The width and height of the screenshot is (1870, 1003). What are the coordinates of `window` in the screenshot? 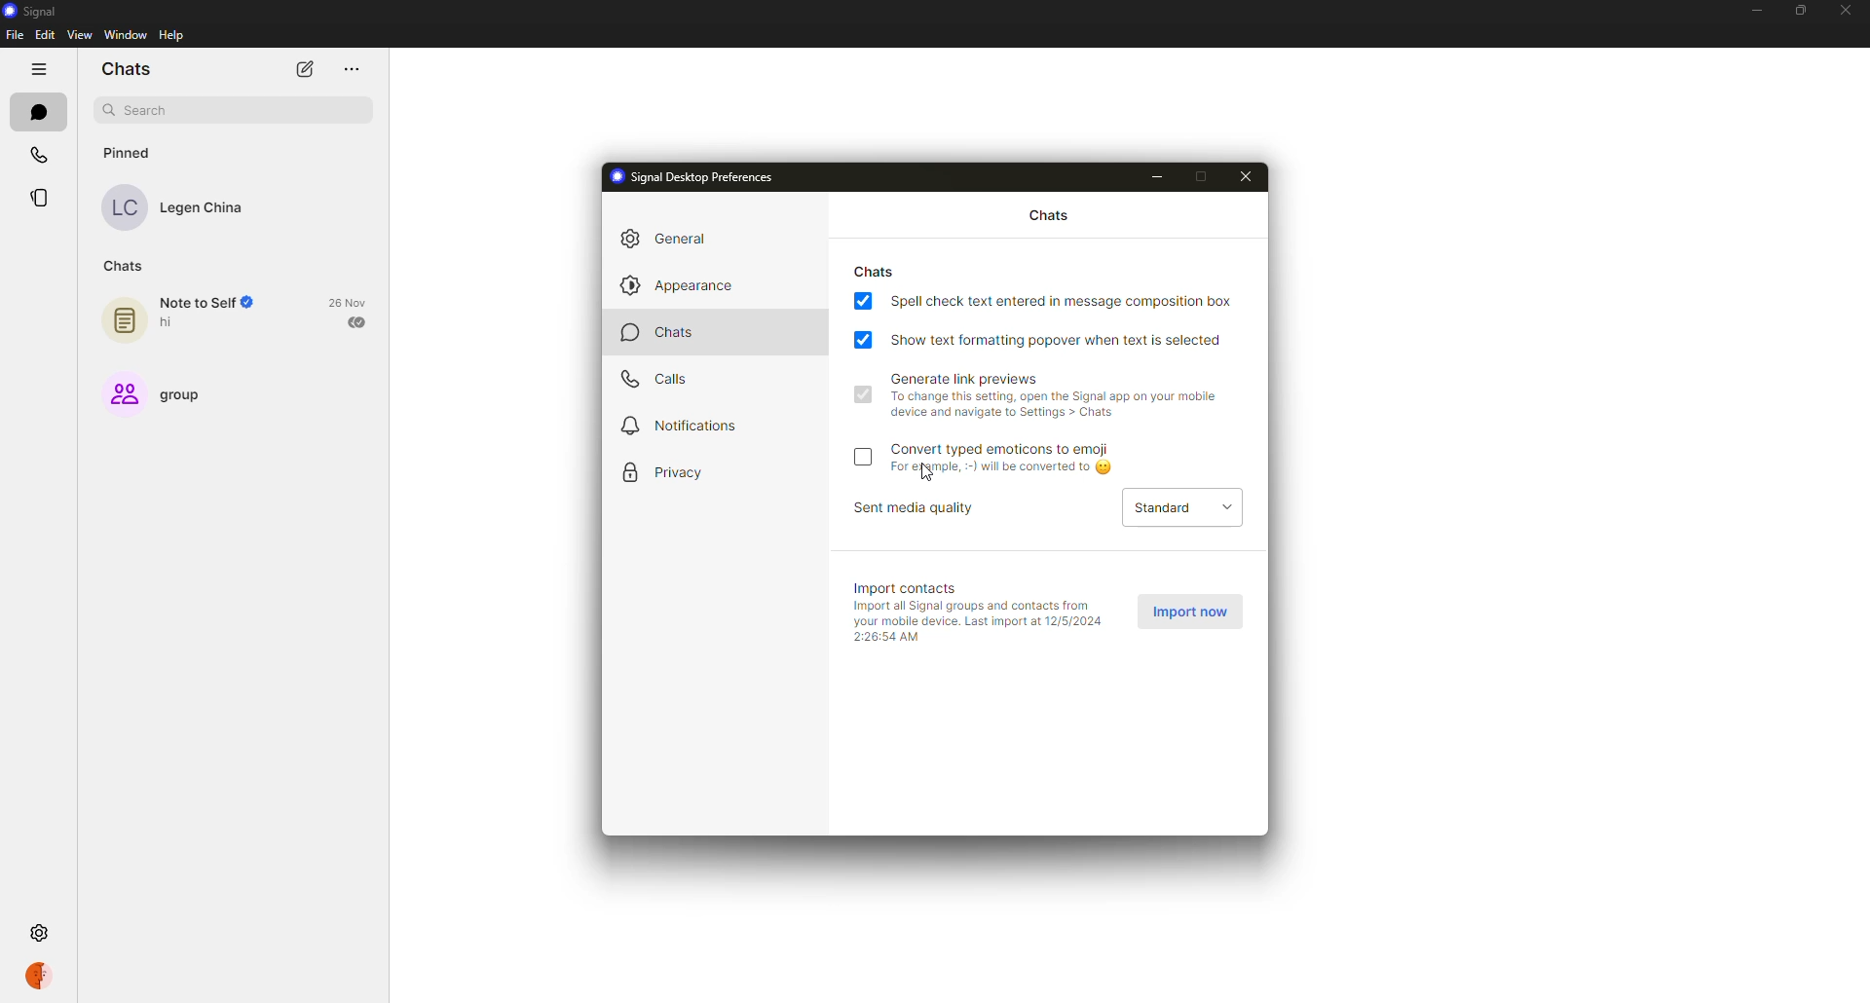 It's located at (126, 35).